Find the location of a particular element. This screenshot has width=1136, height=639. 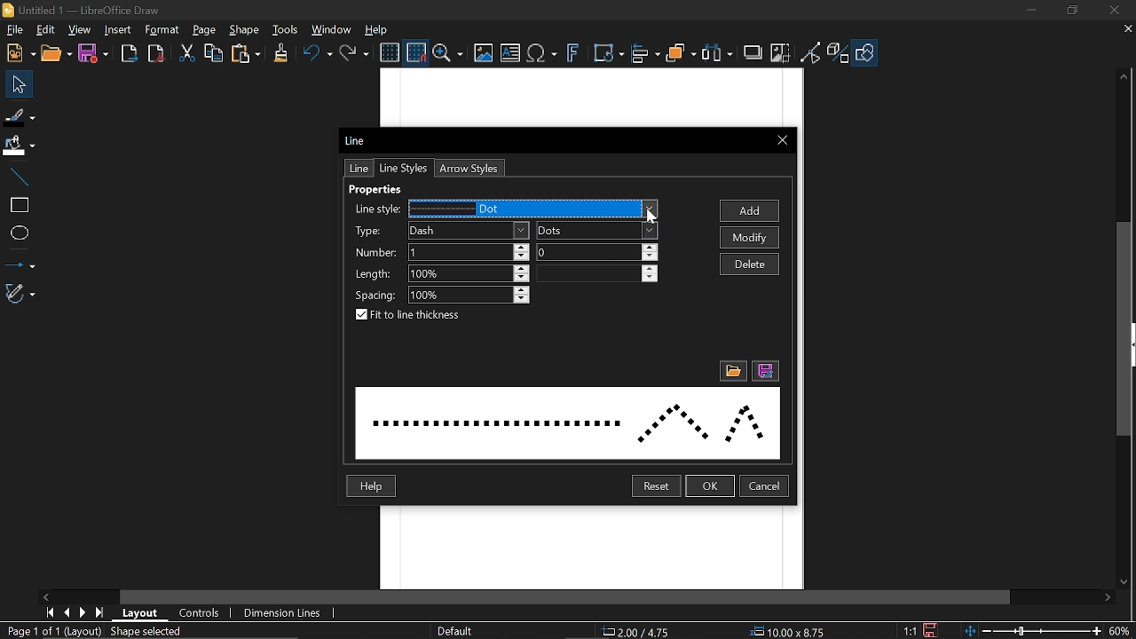

Toggle extrusion is located at coordinates (839, 54).